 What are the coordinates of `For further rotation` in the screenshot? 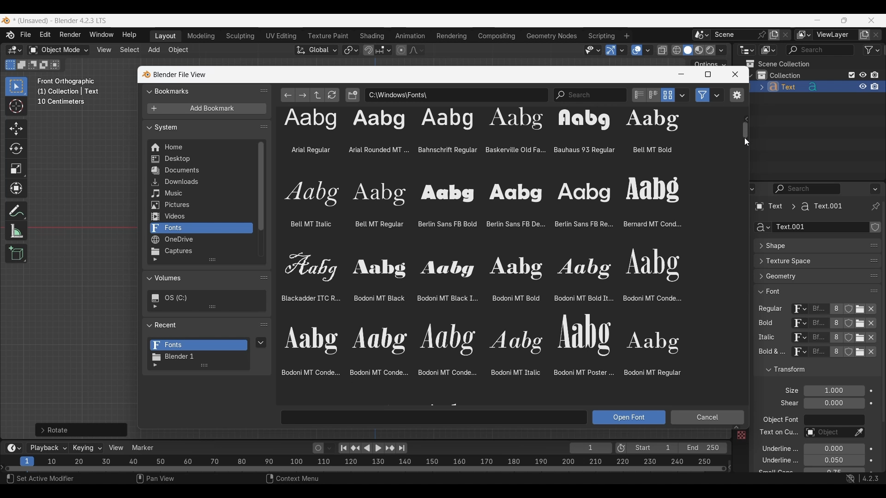 It's located at (81, 430).